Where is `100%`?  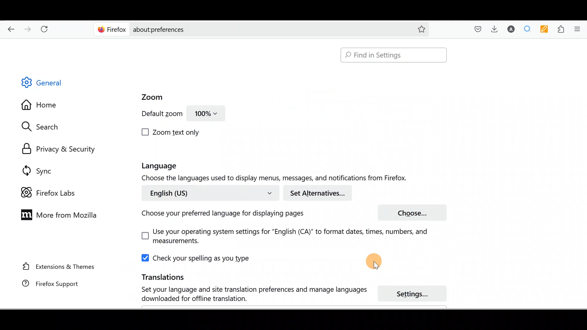
100% is located at coordinates (206, 115).